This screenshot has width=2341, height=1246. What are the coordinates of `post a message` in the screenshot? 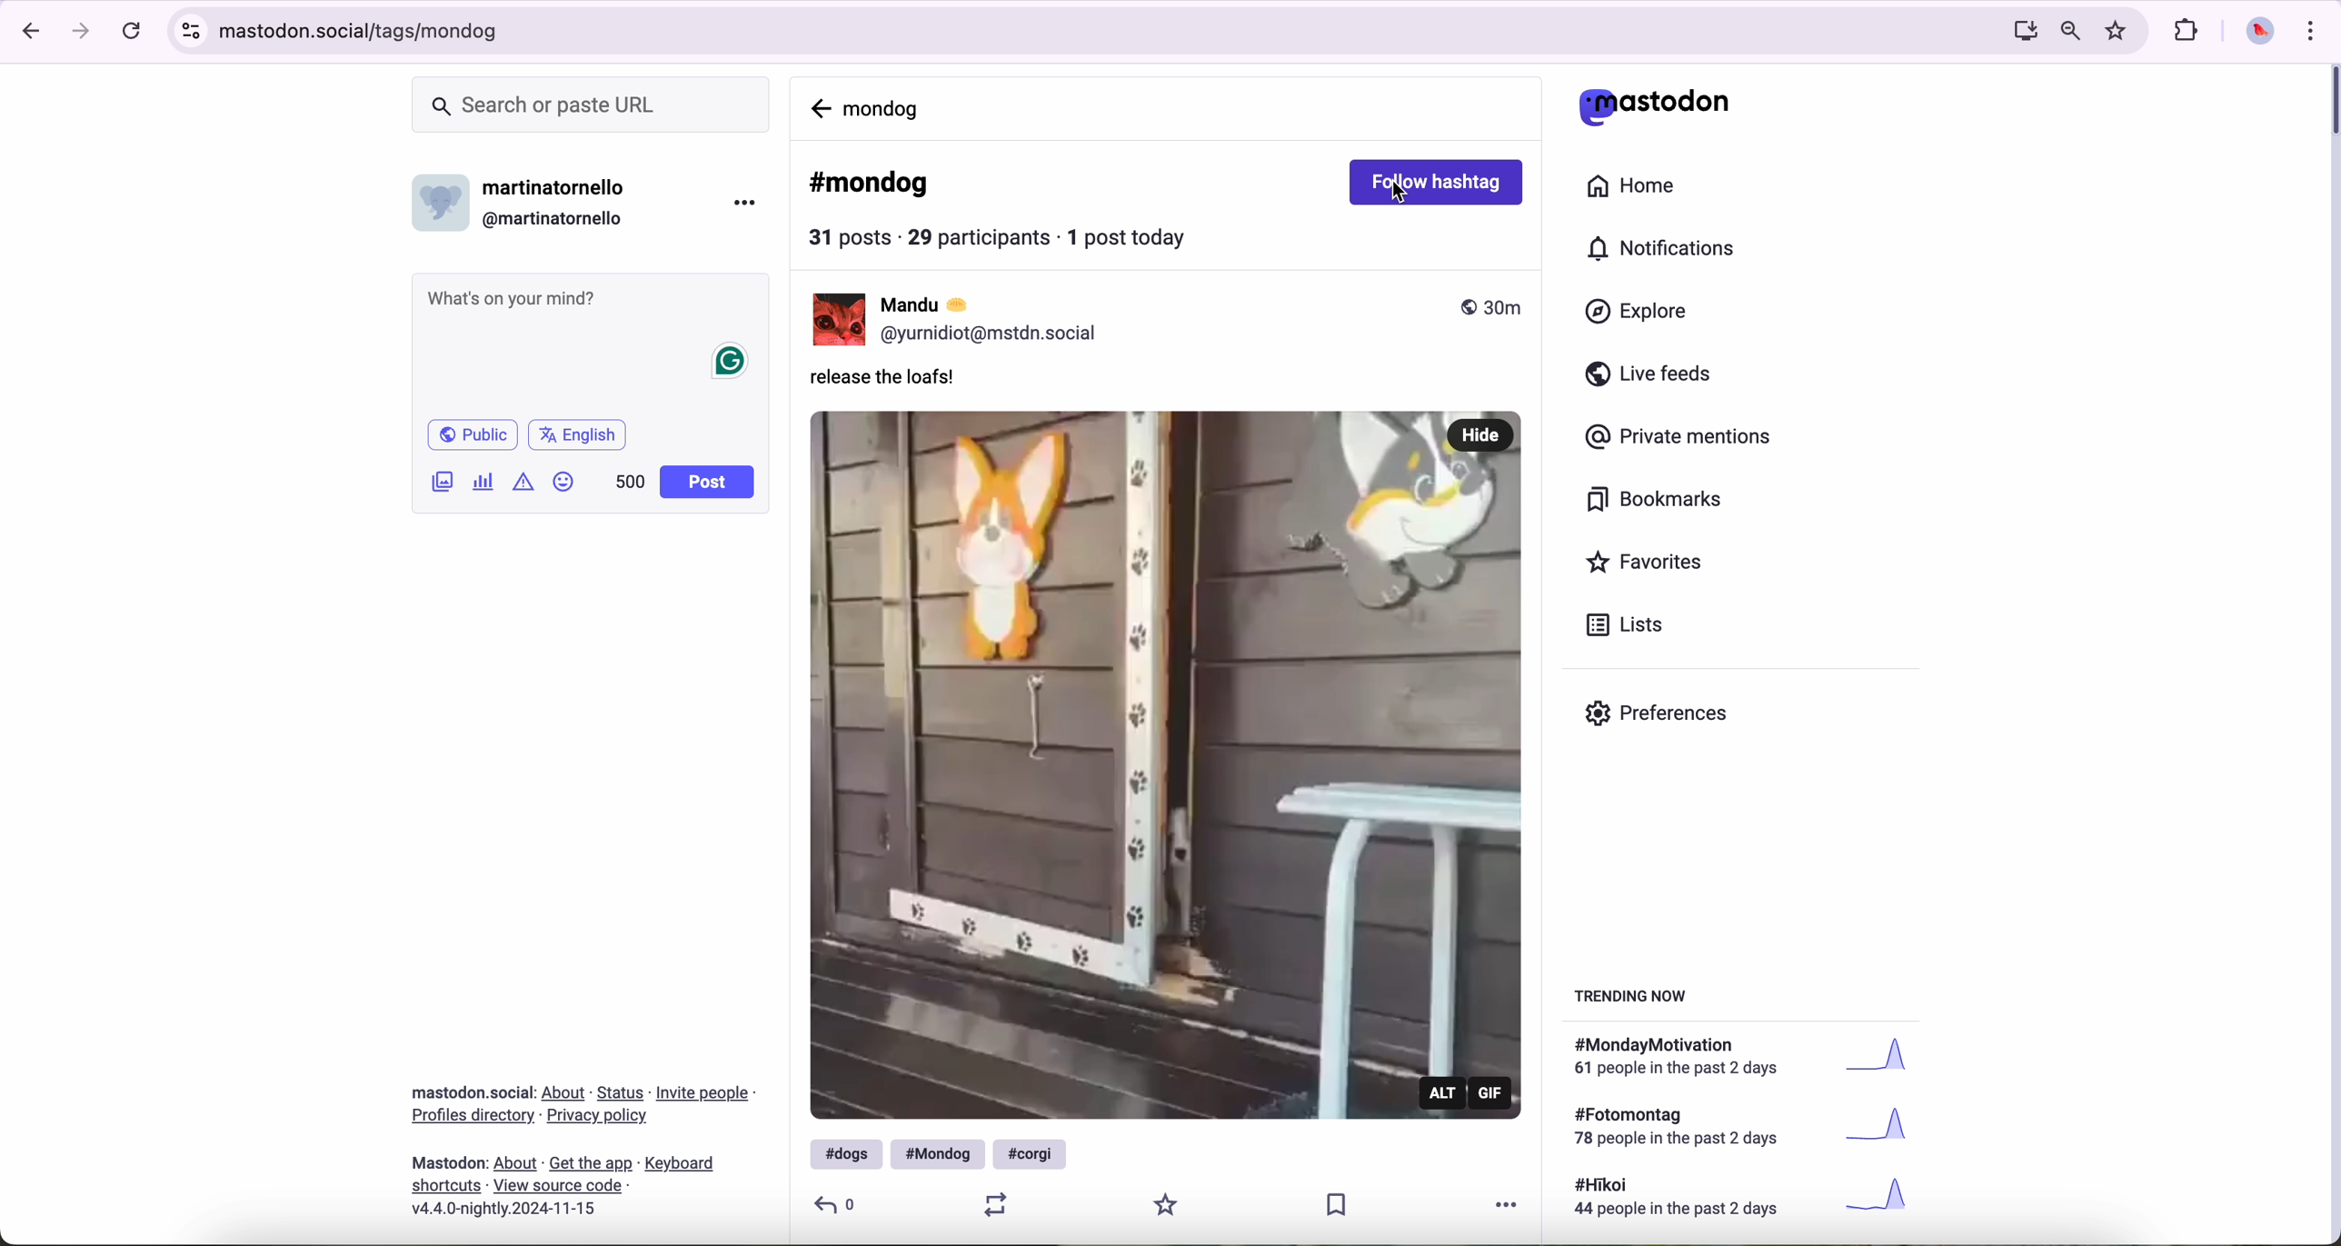 It's located at (593, 301).